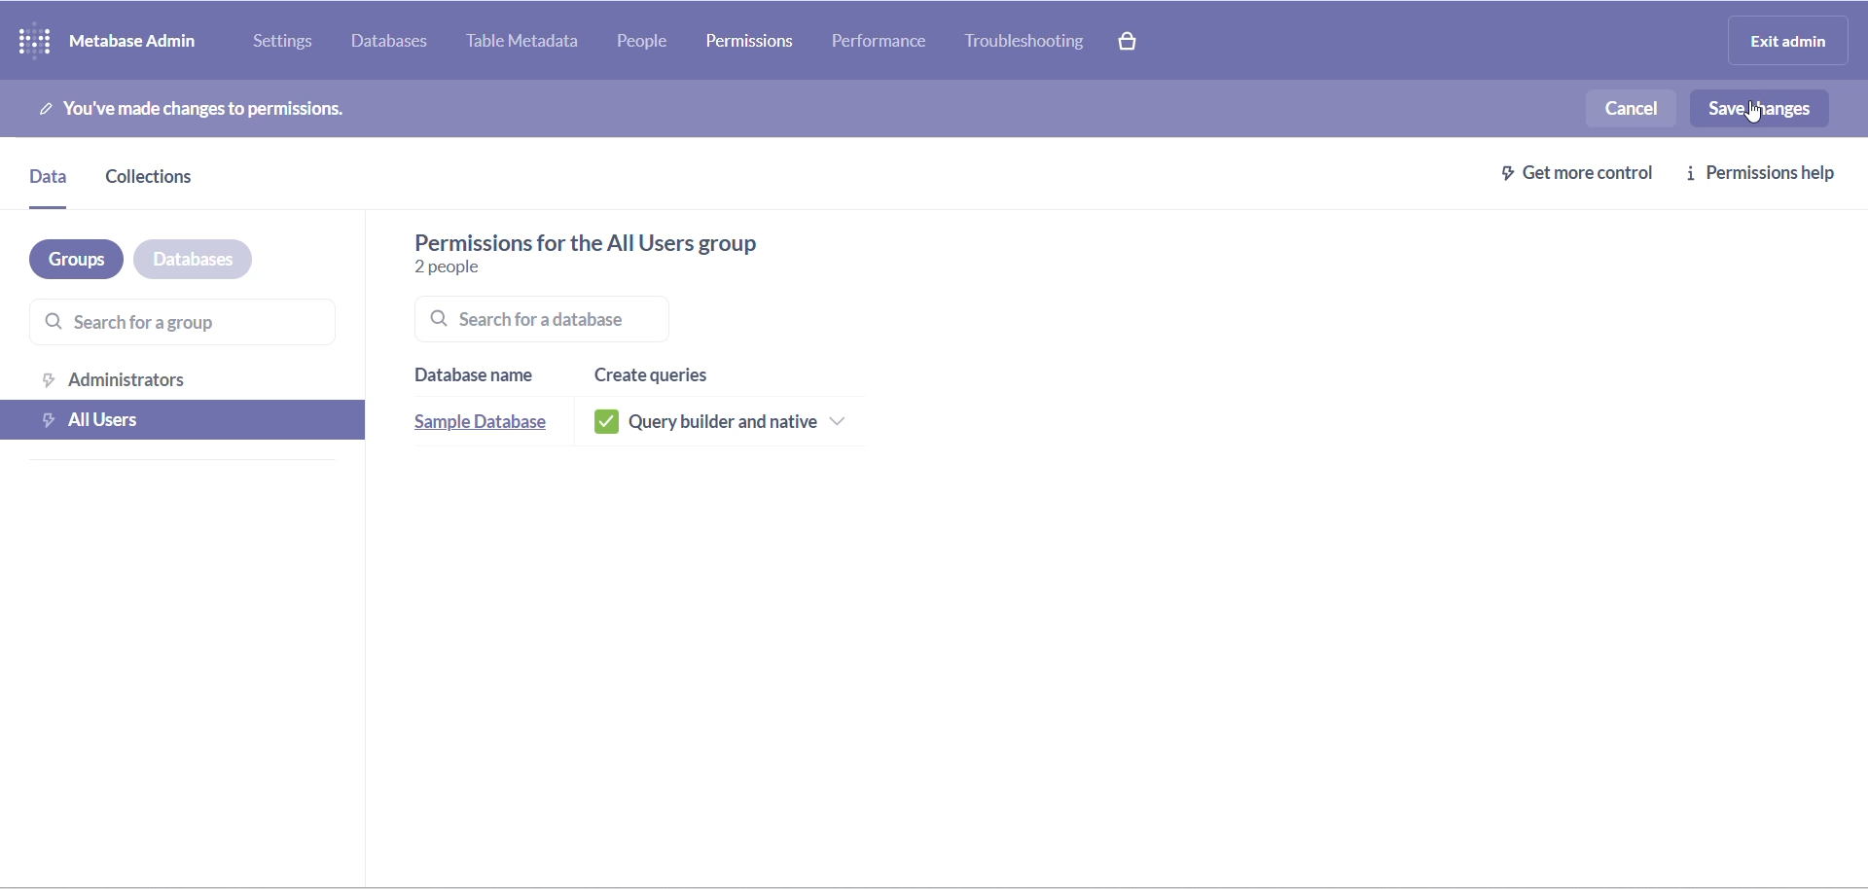 The image size is (1868, 889). Describe the element at coordinates (480, 421) in the screenshot. I see `sample database` at that location.